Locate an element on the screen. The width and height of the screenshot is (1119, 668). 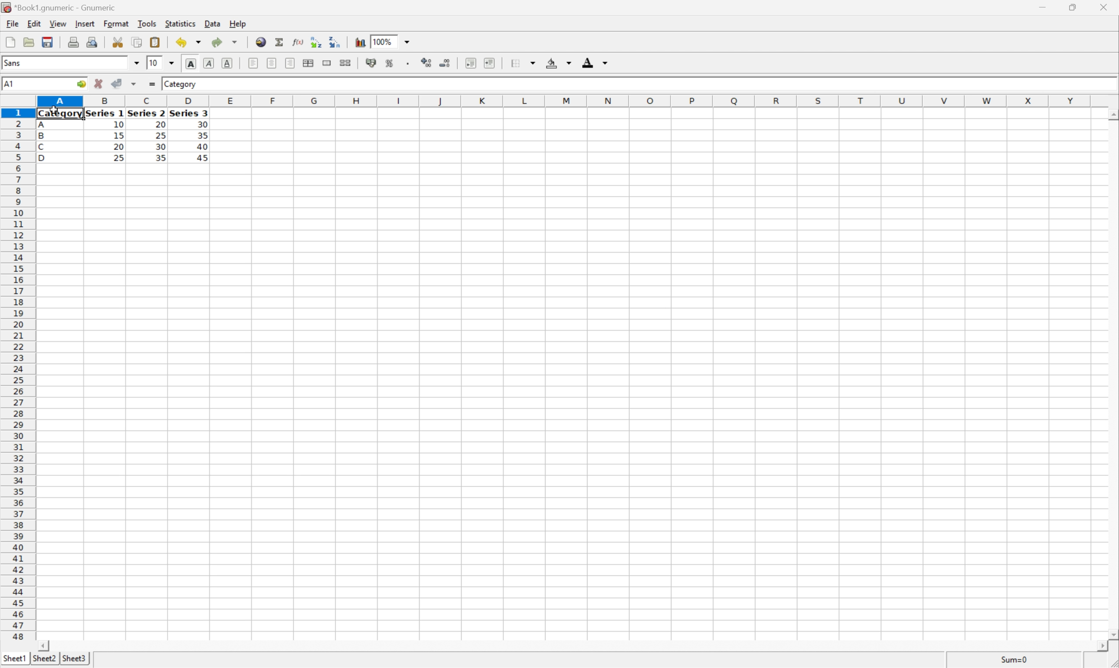
15 is located at coordinates (119, 135).